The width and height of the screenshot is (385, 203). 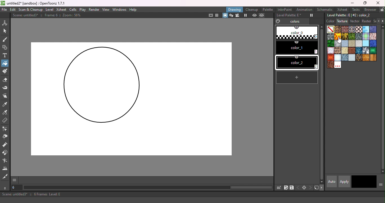 What do you see at coordinates (13, 10) in the screenshot?
I see `Edit` at bounding box center [13, 10].